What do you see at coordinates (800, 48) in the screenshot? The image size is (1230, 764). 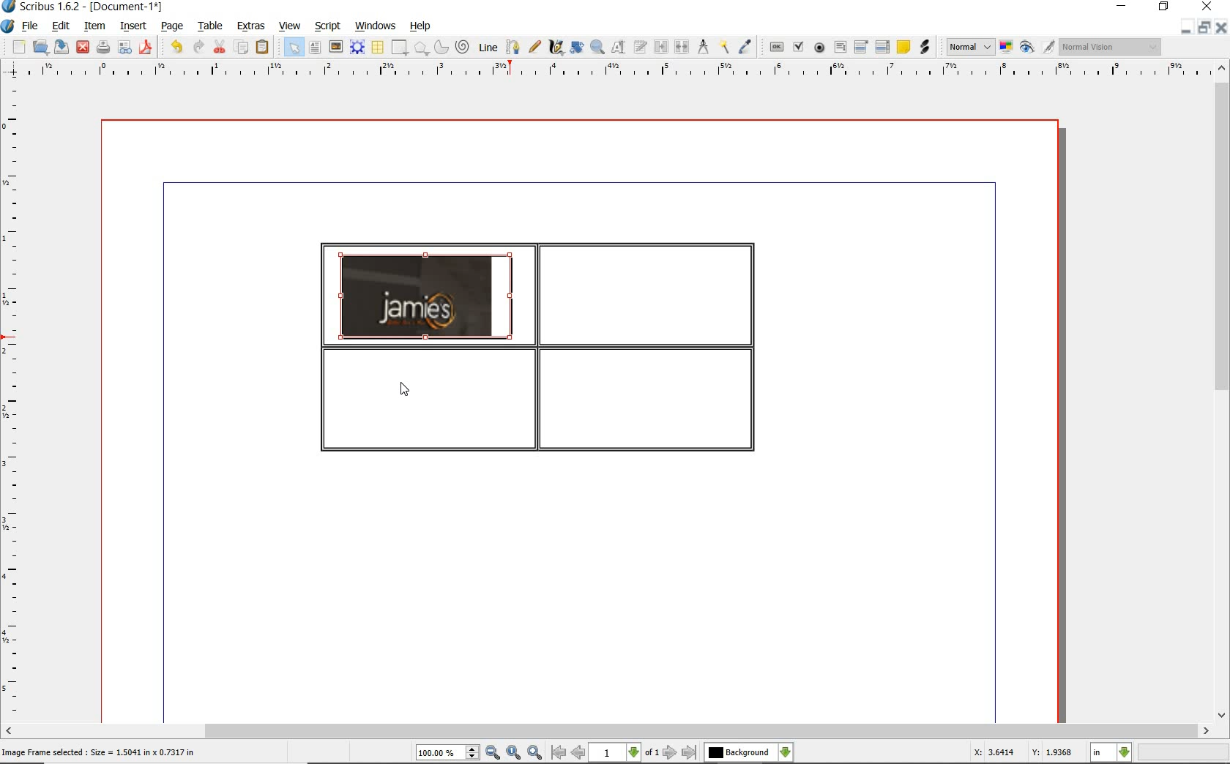 I see `pdf check box` at bounding box center [800, 48].